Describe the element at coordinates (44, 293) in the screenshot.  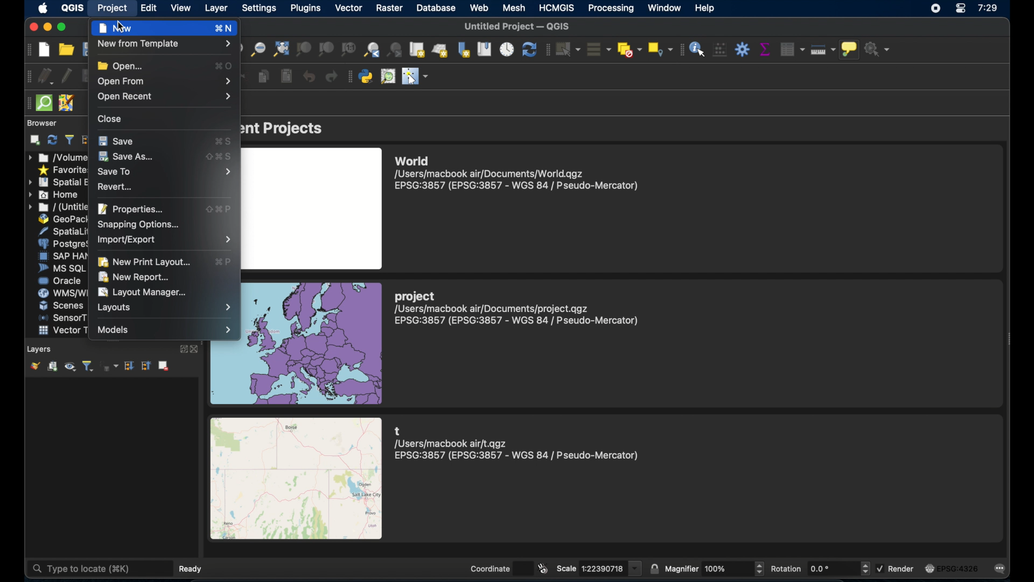
I see `icon` at that location.